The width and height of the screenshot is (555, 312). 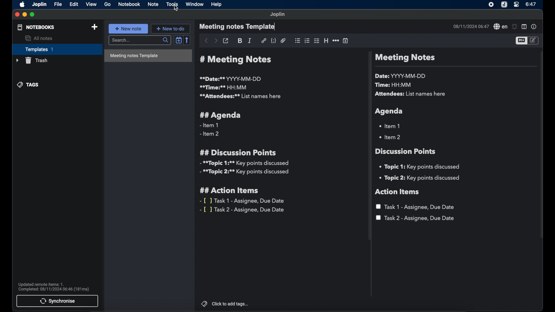 What do you see at coordinates (74, 4) in the screenshot?
I see `edit` at bounding box center [74, 4].